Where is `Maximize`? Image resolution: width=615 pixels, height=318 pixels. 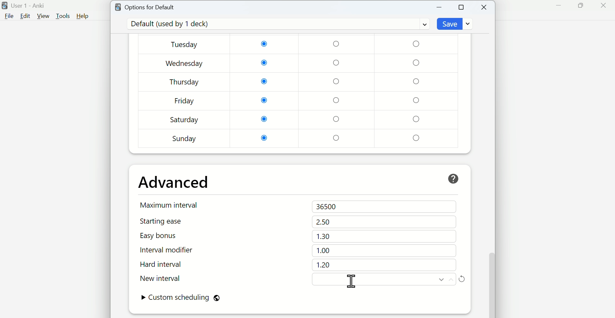
Maximize is located at coordinates (462, 7).